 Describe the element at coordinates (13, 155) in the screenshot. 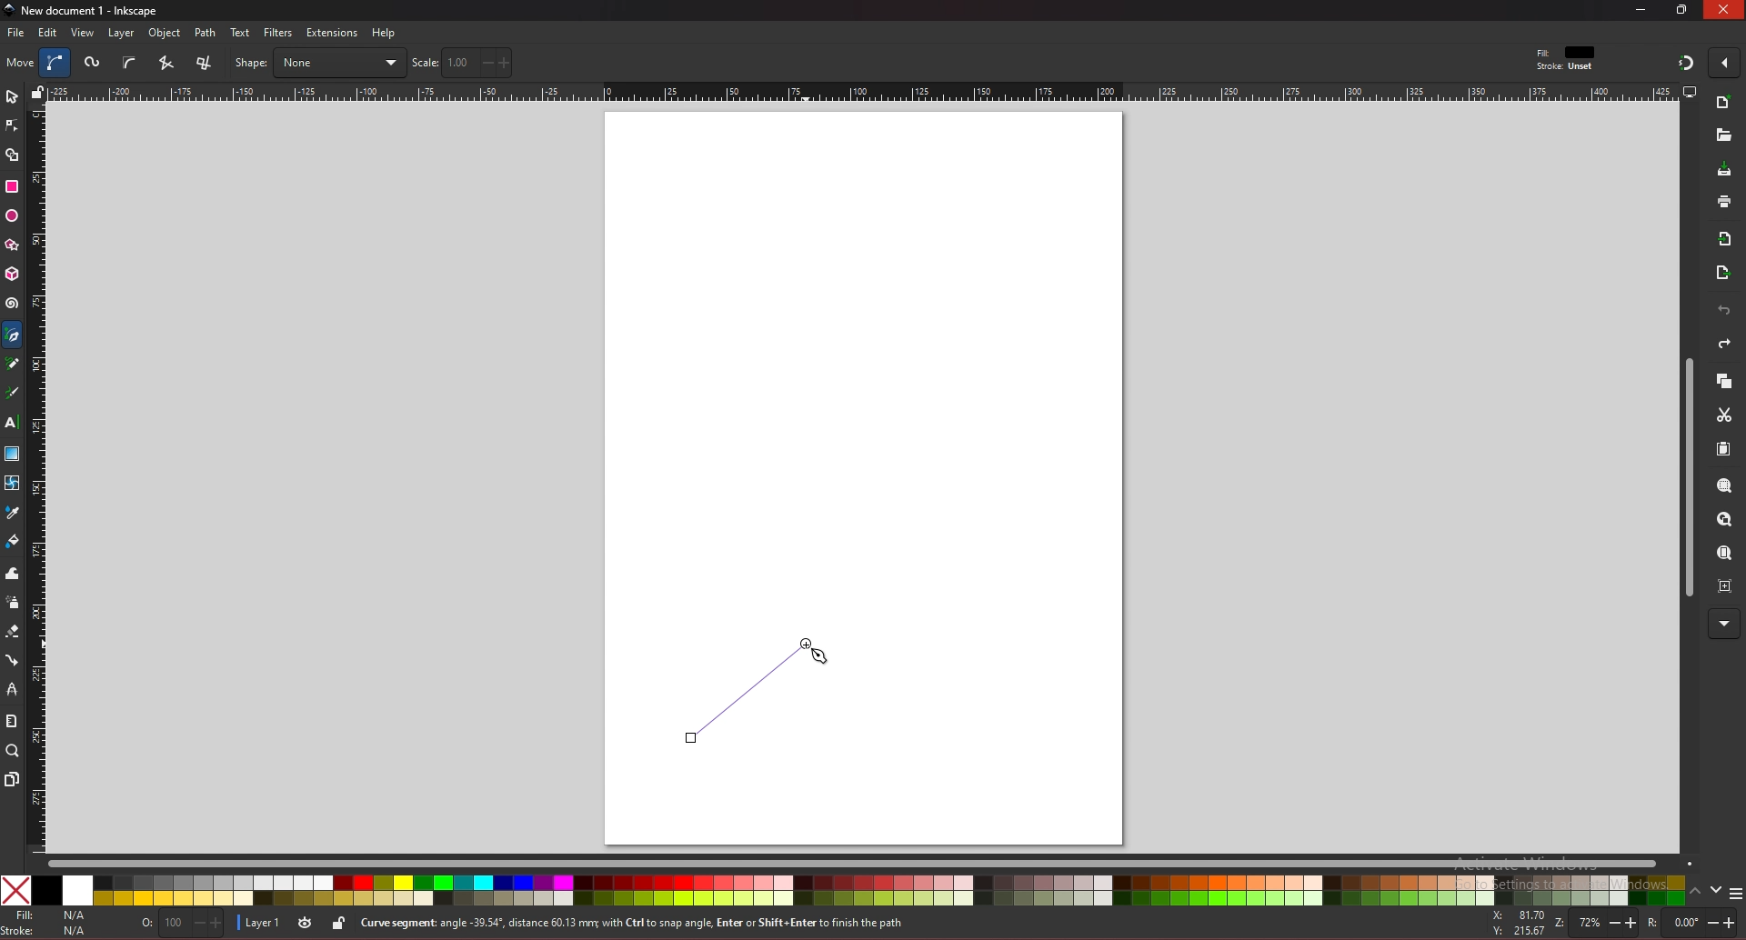

I see `shape builder` at that location.